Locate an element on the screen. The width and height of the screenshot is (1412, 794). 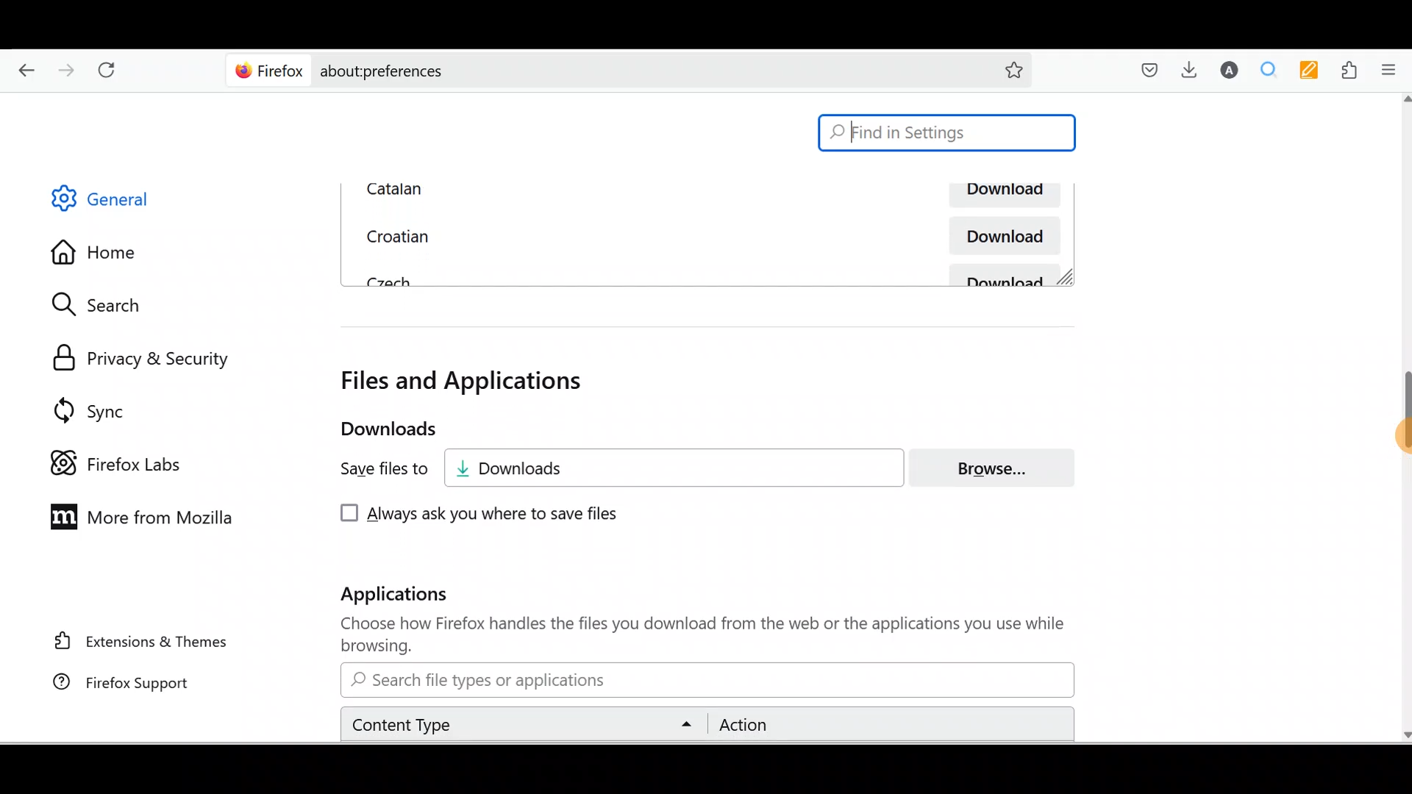
Search bar is located at coordinates (598, 71).